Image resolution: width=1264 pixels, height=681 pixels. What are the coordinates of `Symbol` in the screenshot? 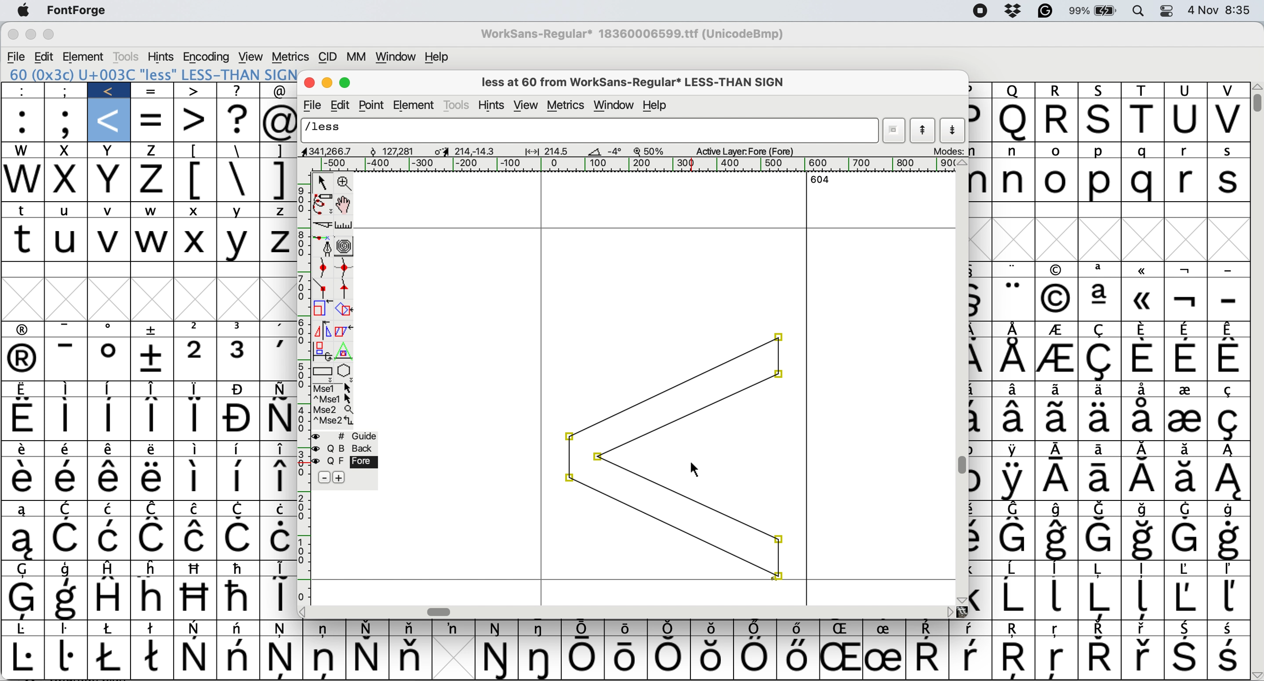 It's located at (1056, 598).